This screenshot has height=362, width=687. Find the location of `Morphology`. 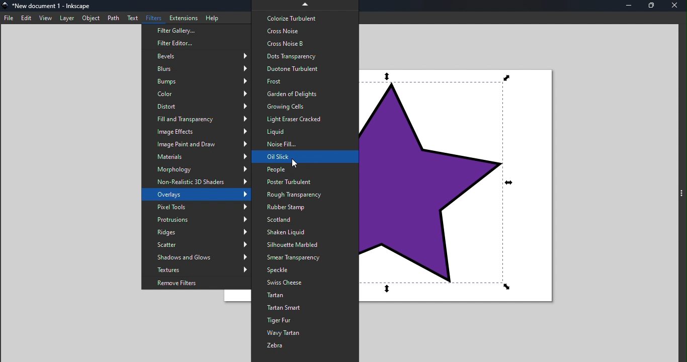

Morphology is located at coordinates (198, 170).